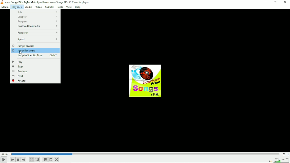 The height and width of the screenshot is (163, 290). What do you see at coordinates (145, 81) in the screenshot?
I see `Audio track` at bounding box center [145, 81].